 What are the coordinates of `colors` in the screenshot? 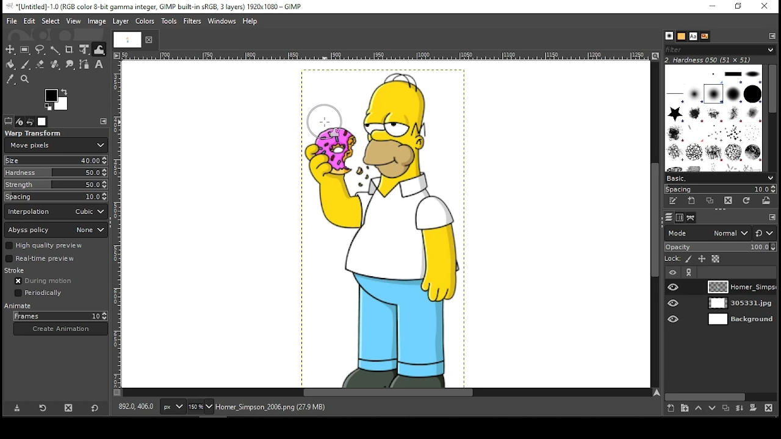 It's located at (146, 21).